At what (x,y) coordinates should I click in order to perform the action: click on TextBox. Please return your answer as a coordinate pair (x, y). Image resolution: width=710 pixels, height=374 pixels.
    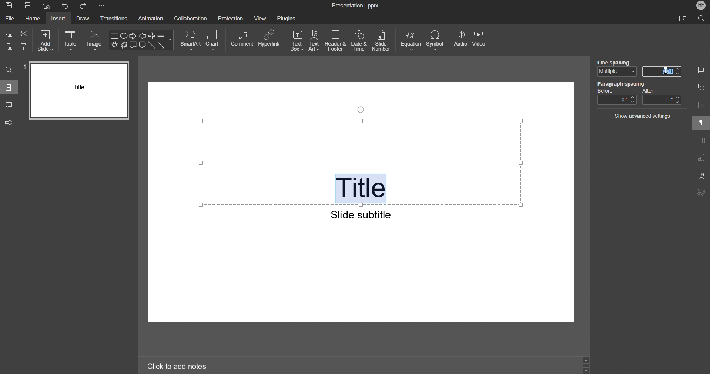
    Looking at the image, I should click on (298, 40).